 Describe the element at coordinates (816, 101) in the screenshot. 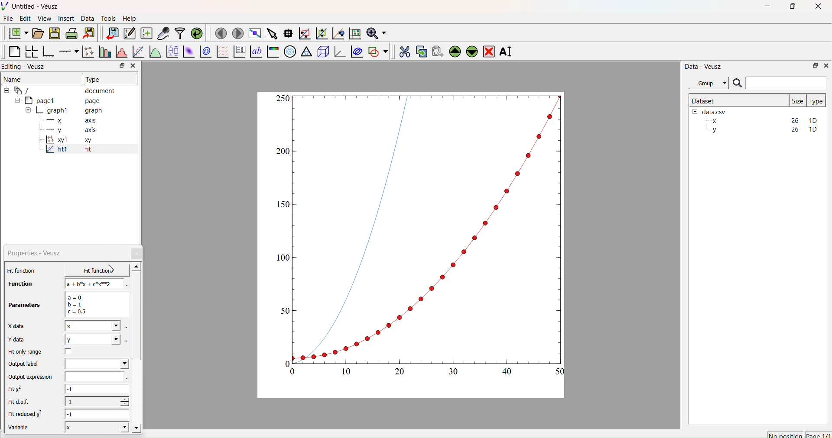

I see `Type` at that location.